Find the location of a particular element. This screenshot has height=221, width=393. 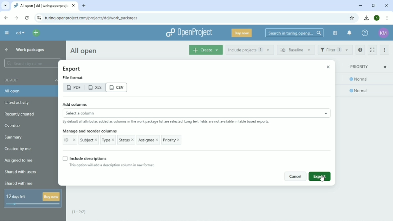

Back is located at coordinates (6, 18).